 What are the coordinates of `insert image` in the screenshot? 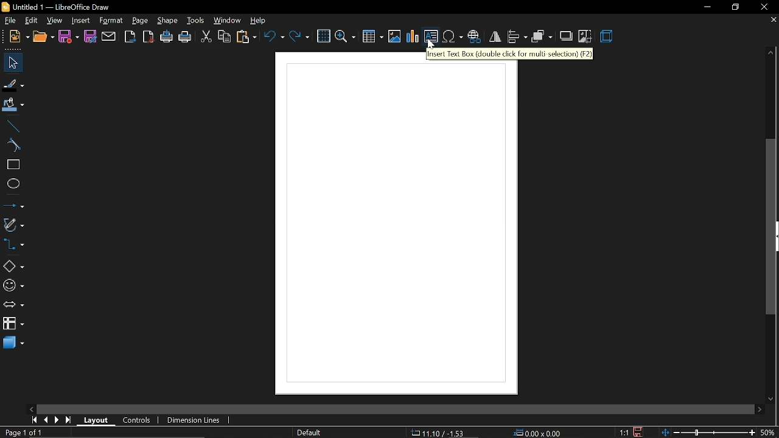 It's located at (394, 37).